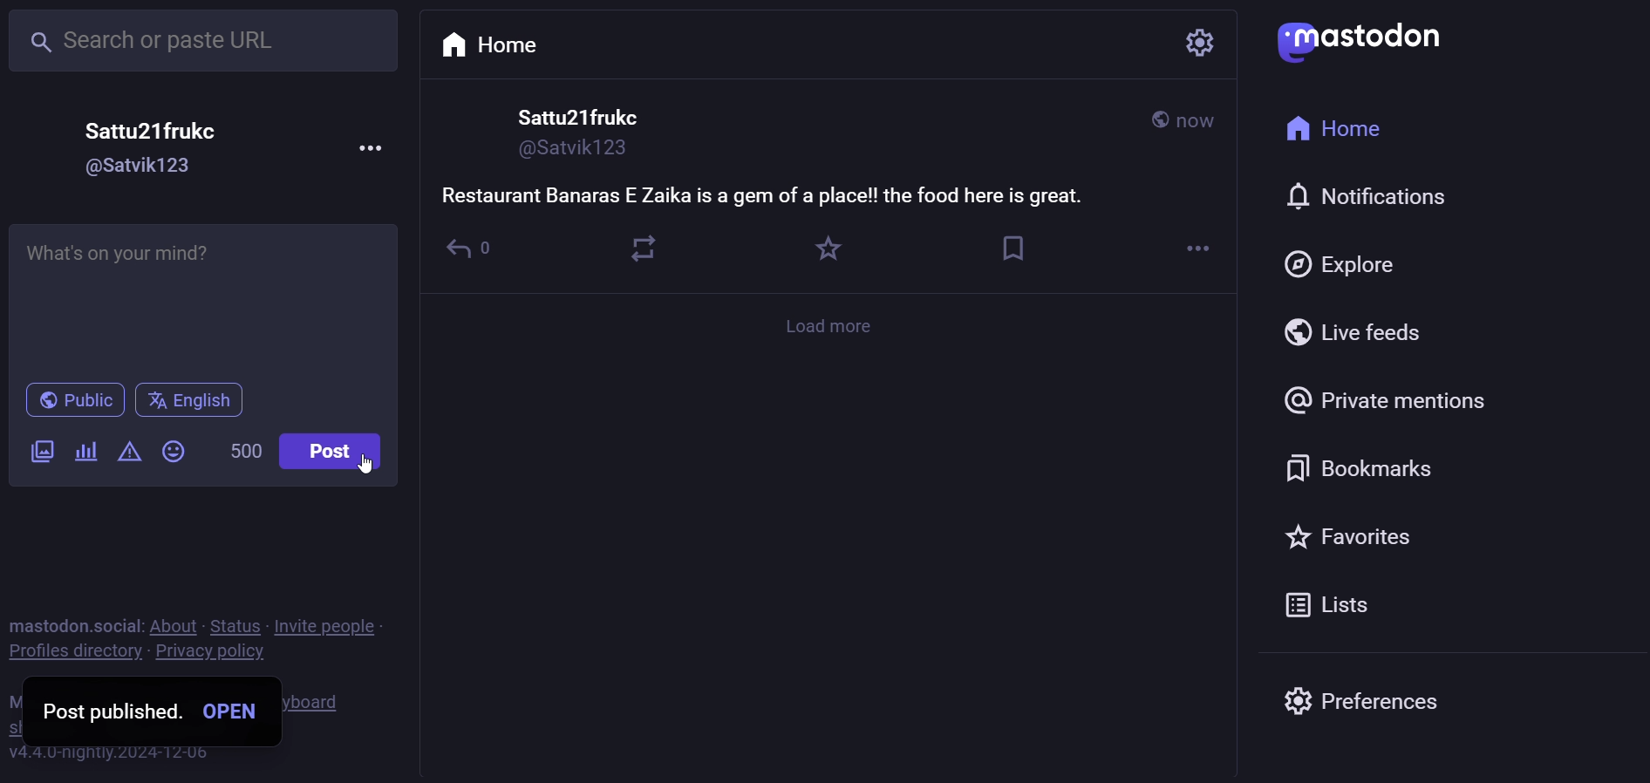 The image size is (1650, 783). What do you see at coordinates (821, 248) in the screenshot?
I see `favorite` at bounding box center [821, 248].